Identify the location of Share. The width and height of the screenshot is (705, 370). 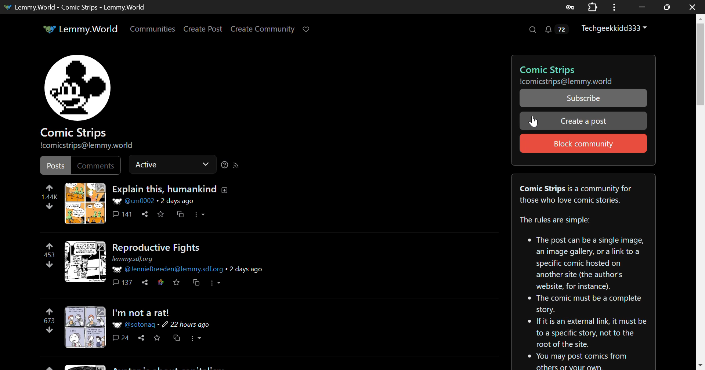
(145, 214).